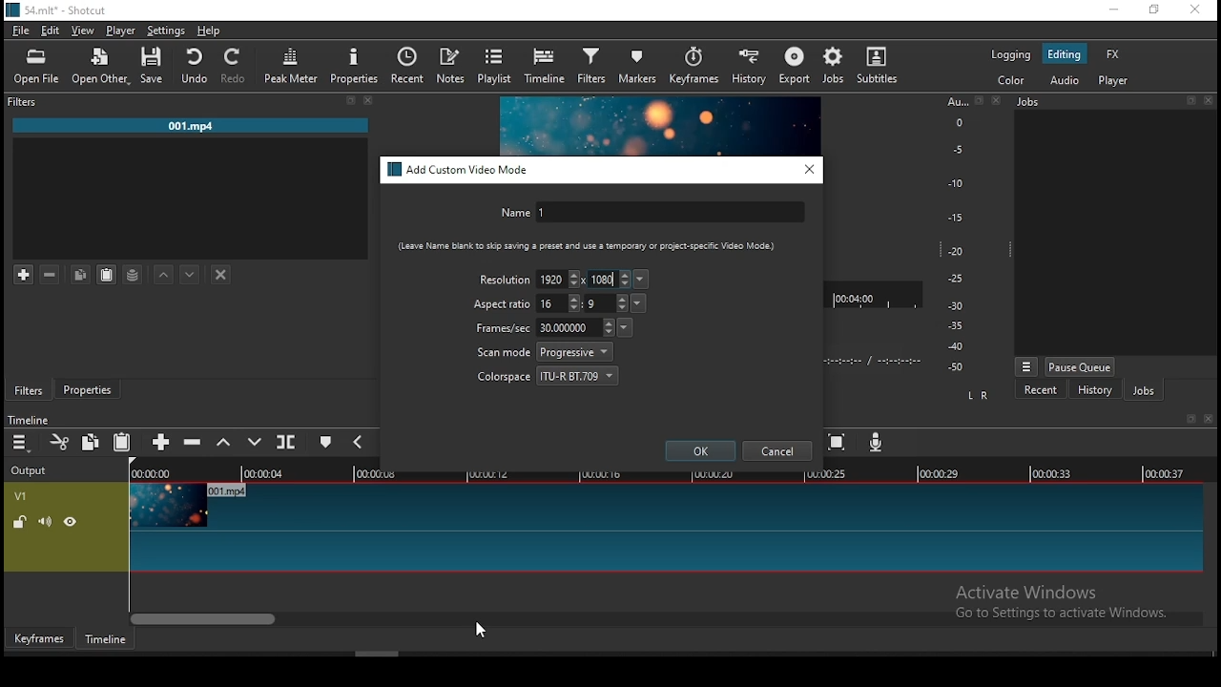 Image resolution: width=1221 pixels, height=687 pixels. What do you see at coordinates (1027, 368) in the screenshot?
I see `jobs menu` at bounding box center [1027, 368].